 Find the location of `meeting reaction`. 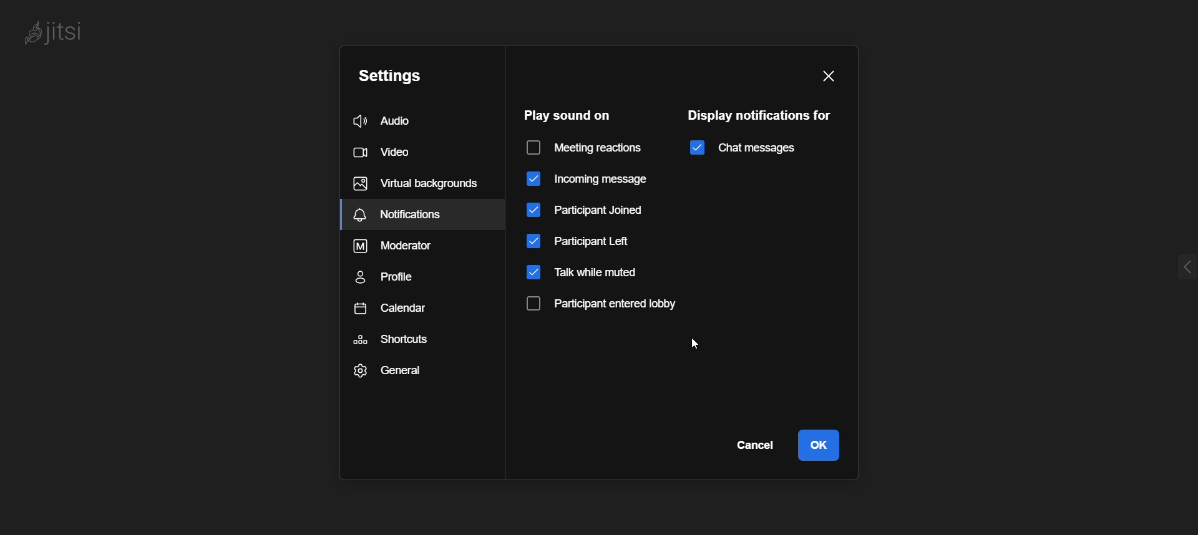

meeting reaction is located at coordinates (588, 148).